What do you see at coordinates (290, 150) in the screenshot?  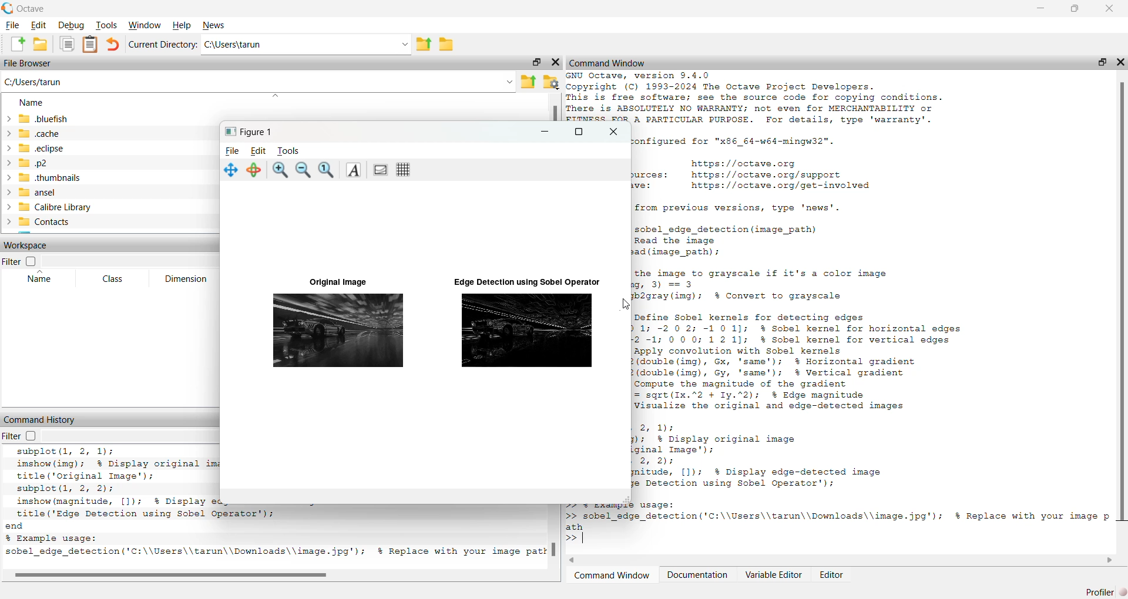 I see `tools` at bounding box center [290, 150].